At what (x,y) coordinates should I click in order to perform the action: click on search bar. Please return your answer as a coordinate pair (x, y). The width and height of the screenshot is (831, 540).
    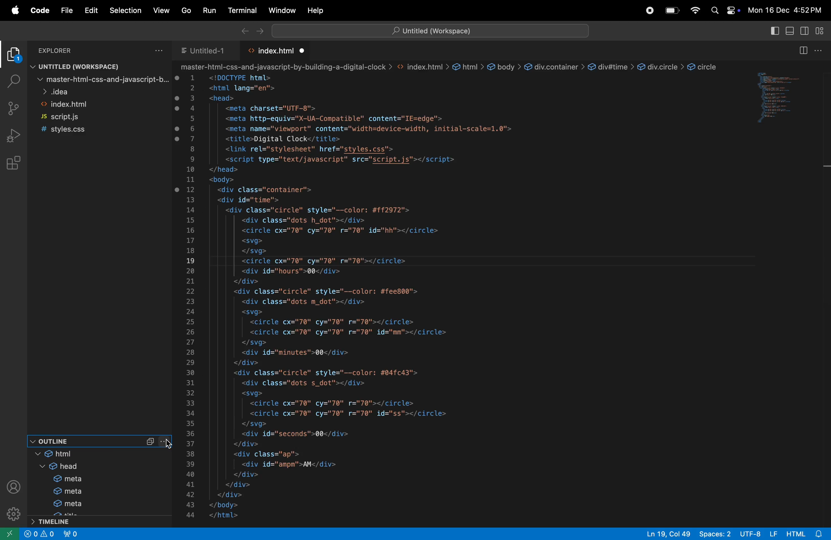
    Looking at the image, I should click on (433, 30).